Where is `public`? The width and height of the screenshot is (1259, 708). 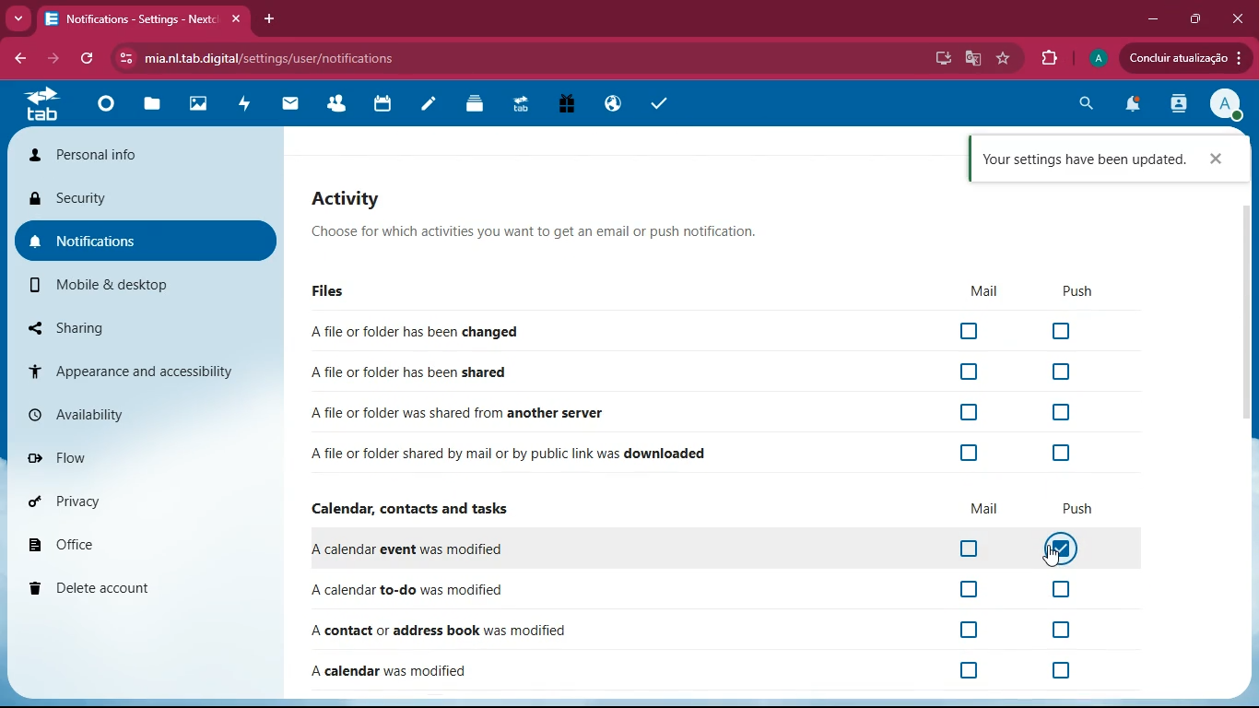
public is located at coordinates (613, 101).